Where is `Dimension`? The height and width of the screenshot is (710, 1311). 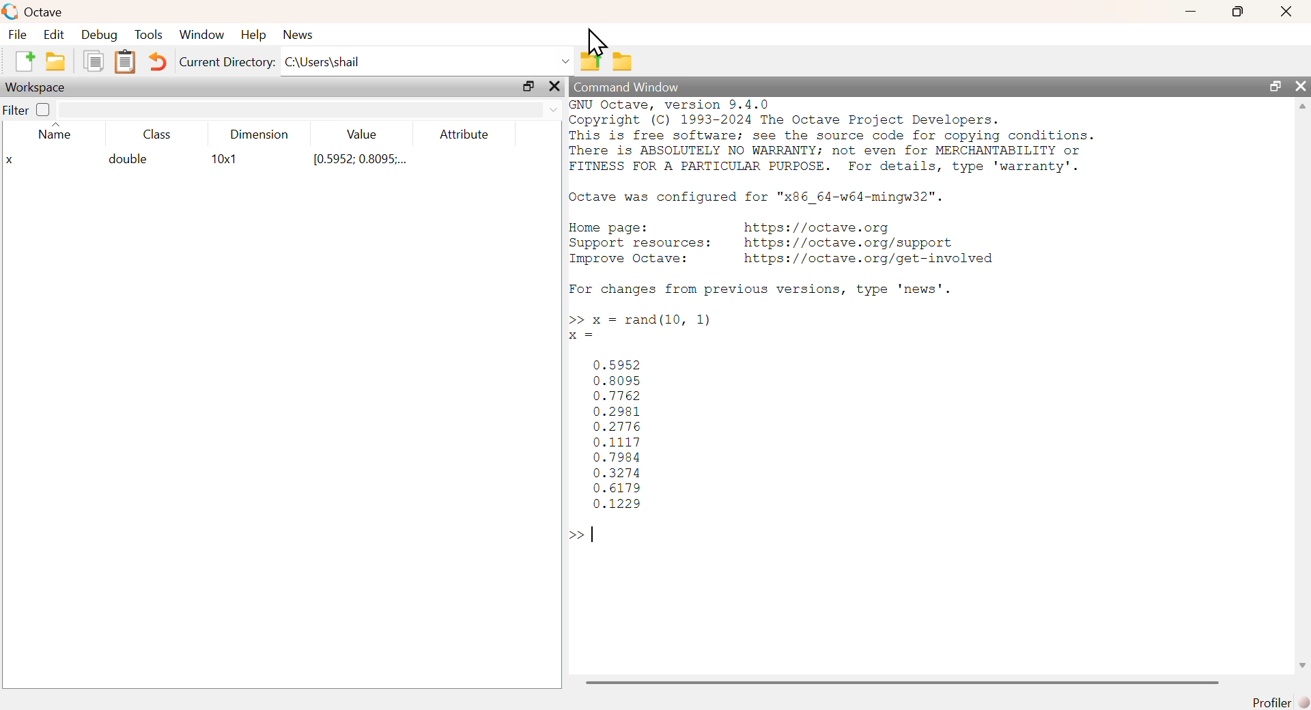
Dimension is located at coordinates (264, 134).